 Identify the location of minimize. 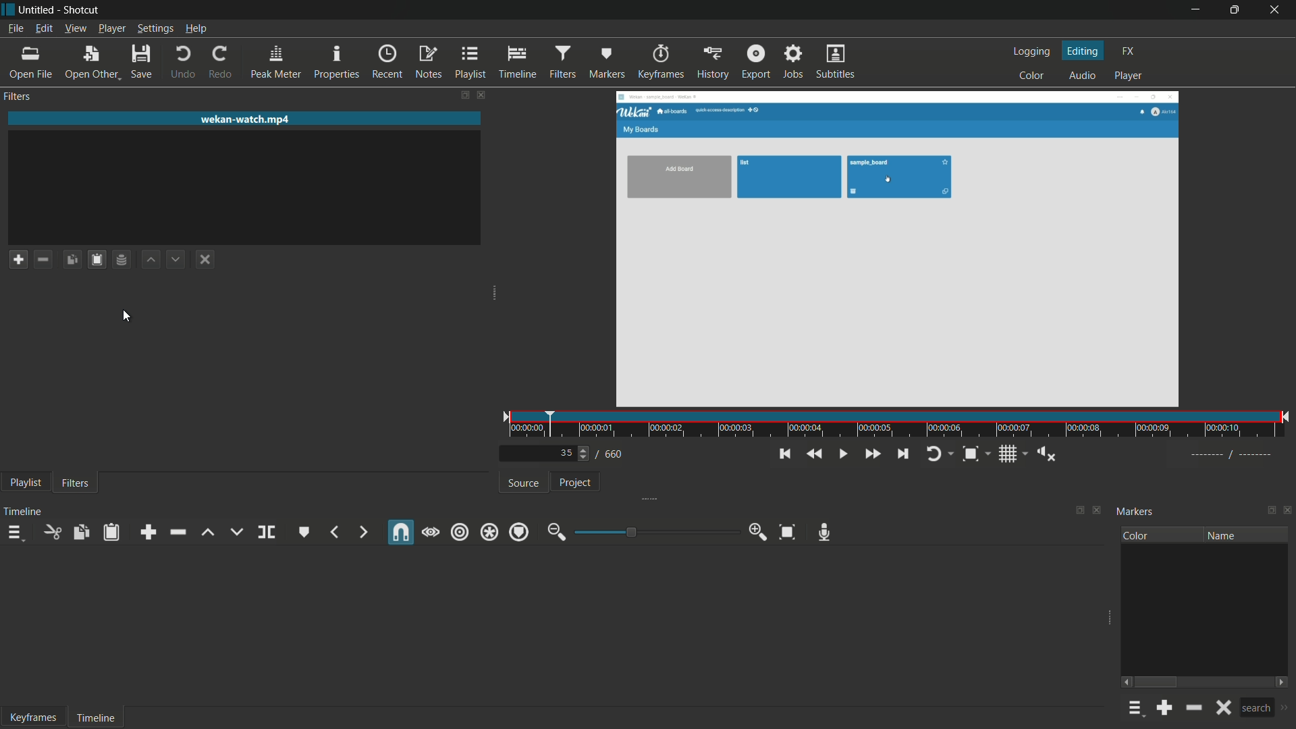
(1193, 10).